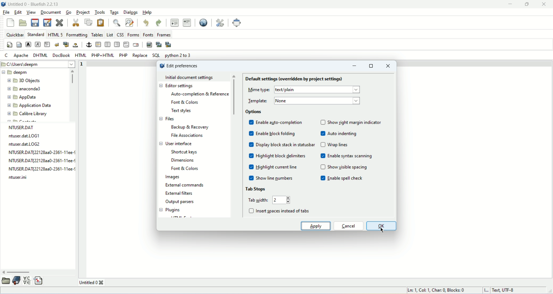 Image resolution: width=553 pixels, height=294 pixels. I want to click on enable block folding, so click(277, 134).